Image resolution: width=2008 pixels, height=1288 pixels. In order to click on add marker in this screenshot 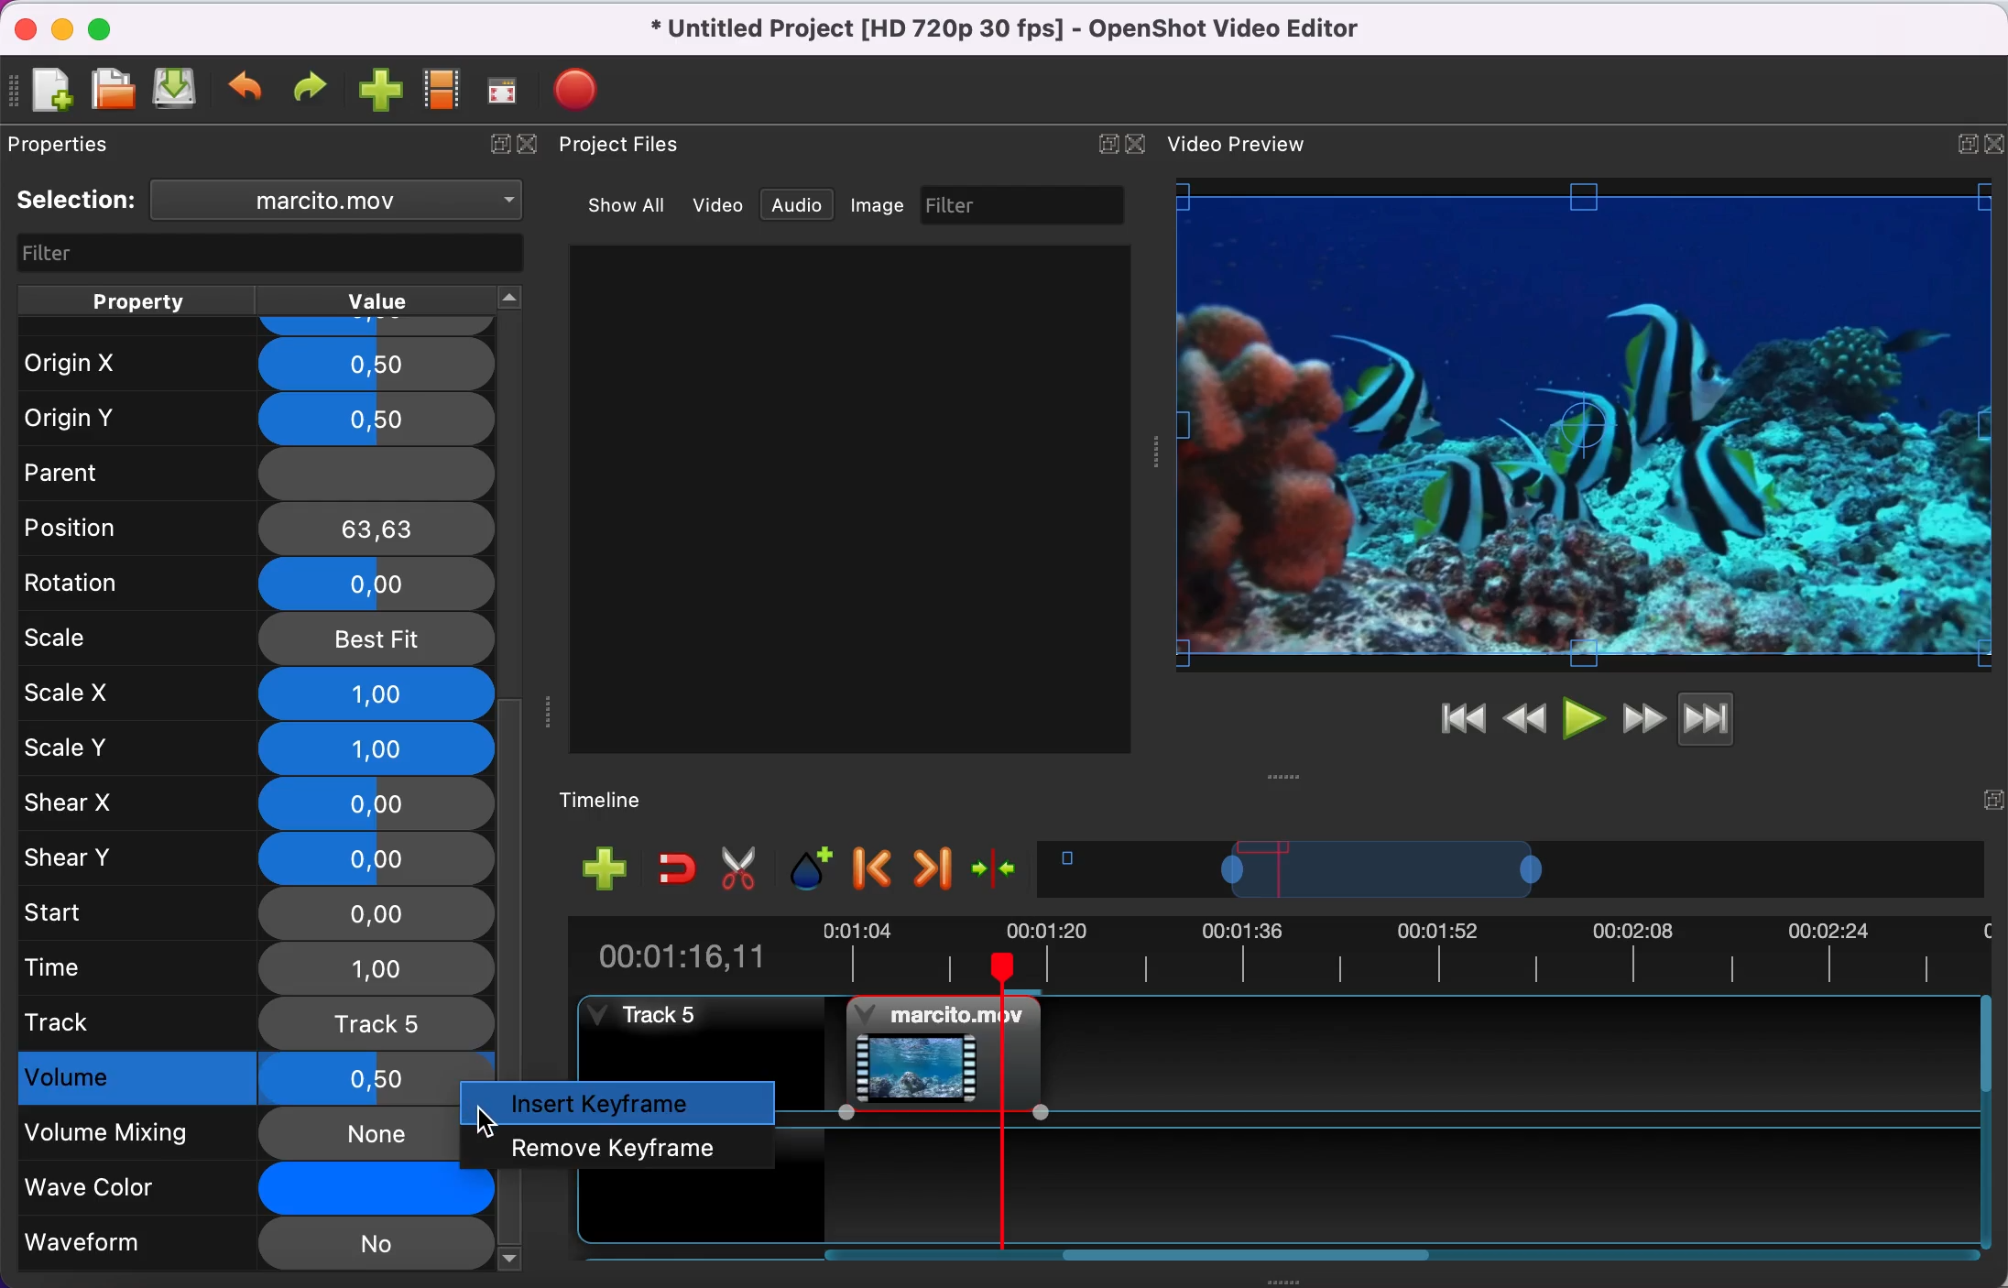, I will do `click(812, 868)`.